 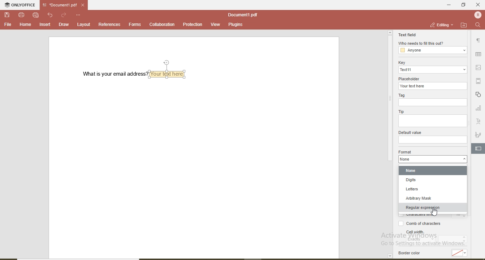 What do you see at coordinates (389, 256) in the screenshot?
I see `page down` at bounding box center [389, 256].